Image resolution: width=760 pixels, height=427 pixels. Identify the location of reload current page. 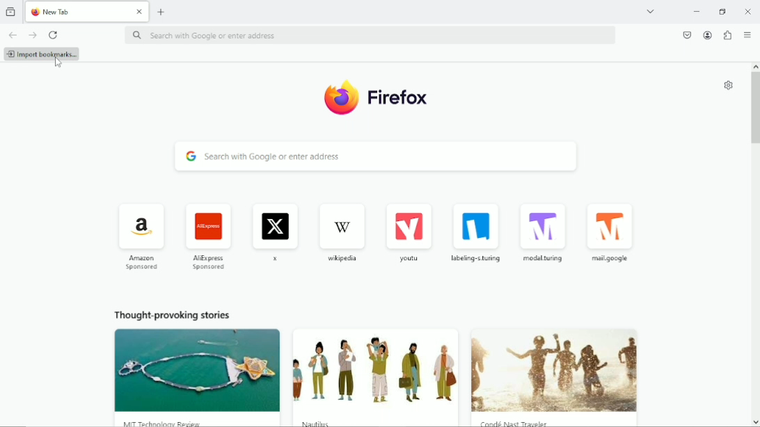
(54, 34).